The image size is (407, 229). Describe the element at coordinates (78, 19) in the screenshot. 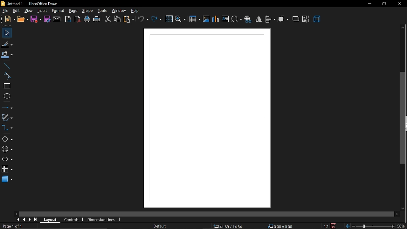

I see `export as pdf` at that location.